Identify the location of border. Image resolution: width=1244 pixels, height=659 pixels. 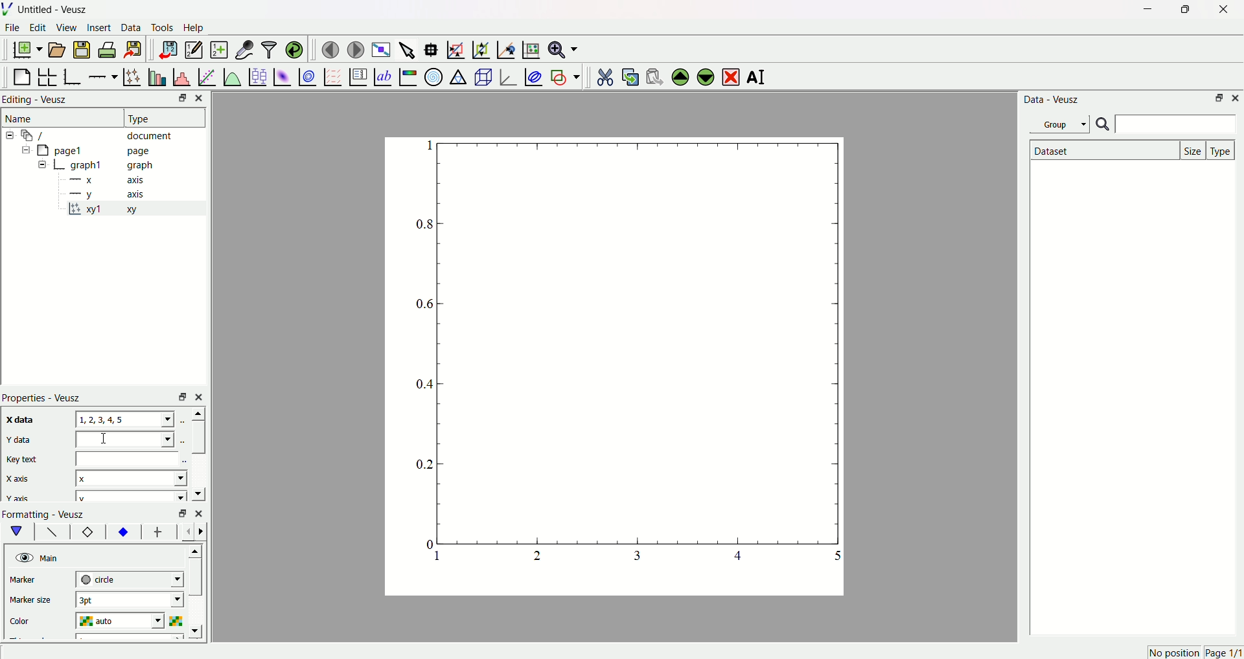
(87, 533).